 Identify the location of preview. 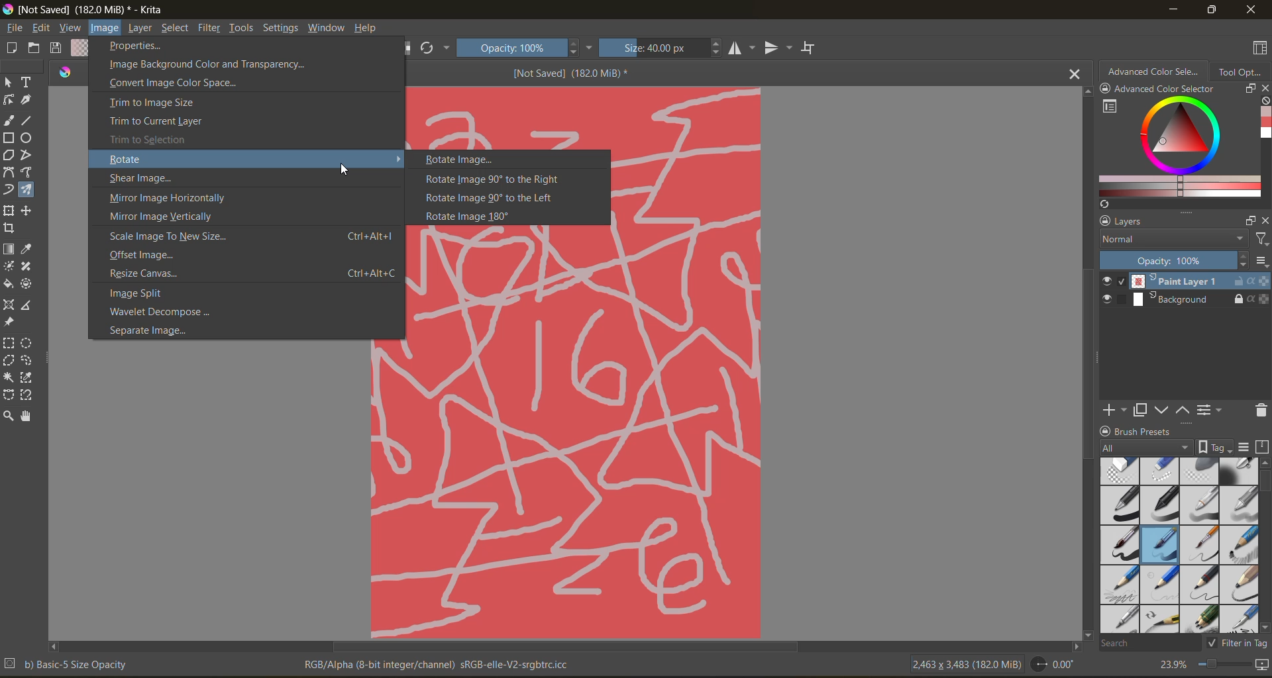
(1109, 291).